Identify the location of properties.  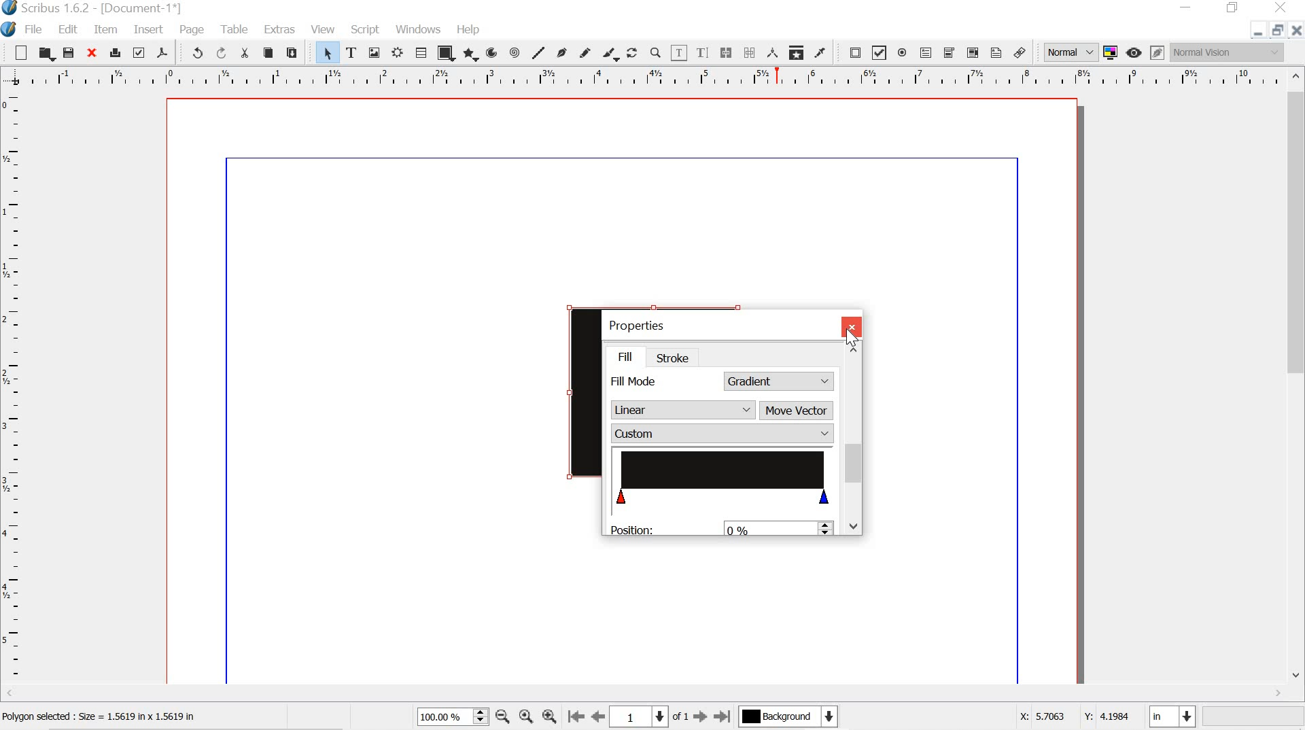
(642, 324).